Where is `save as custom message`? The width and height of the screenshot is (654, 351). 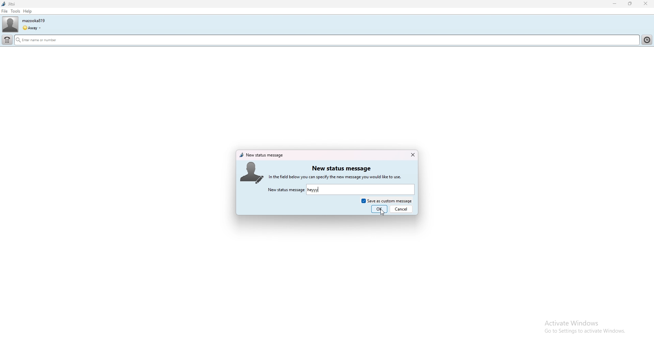 save as custom message is located at coordinates (387, 200).